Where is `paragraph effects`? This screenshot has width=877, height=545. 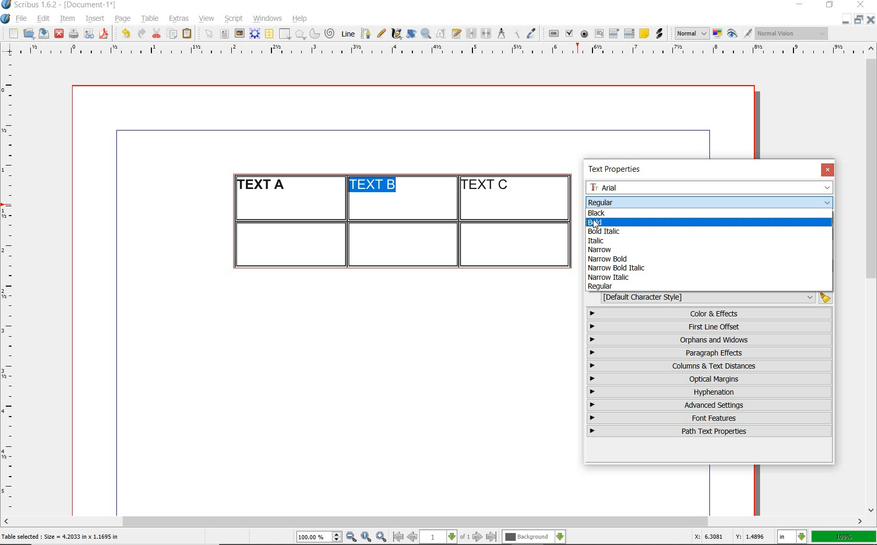 paragraph effects is located at coordinates (708, 352).